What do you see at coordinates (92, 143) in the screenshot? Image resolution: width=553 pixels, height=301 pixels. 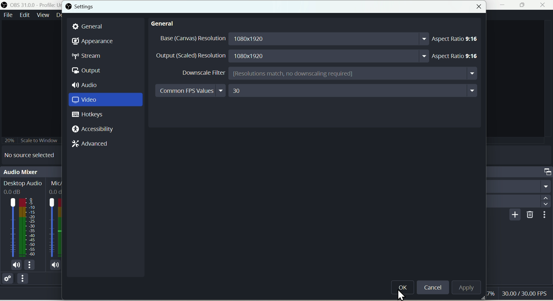 I see `Advanced` at bounding box center [92, 143].